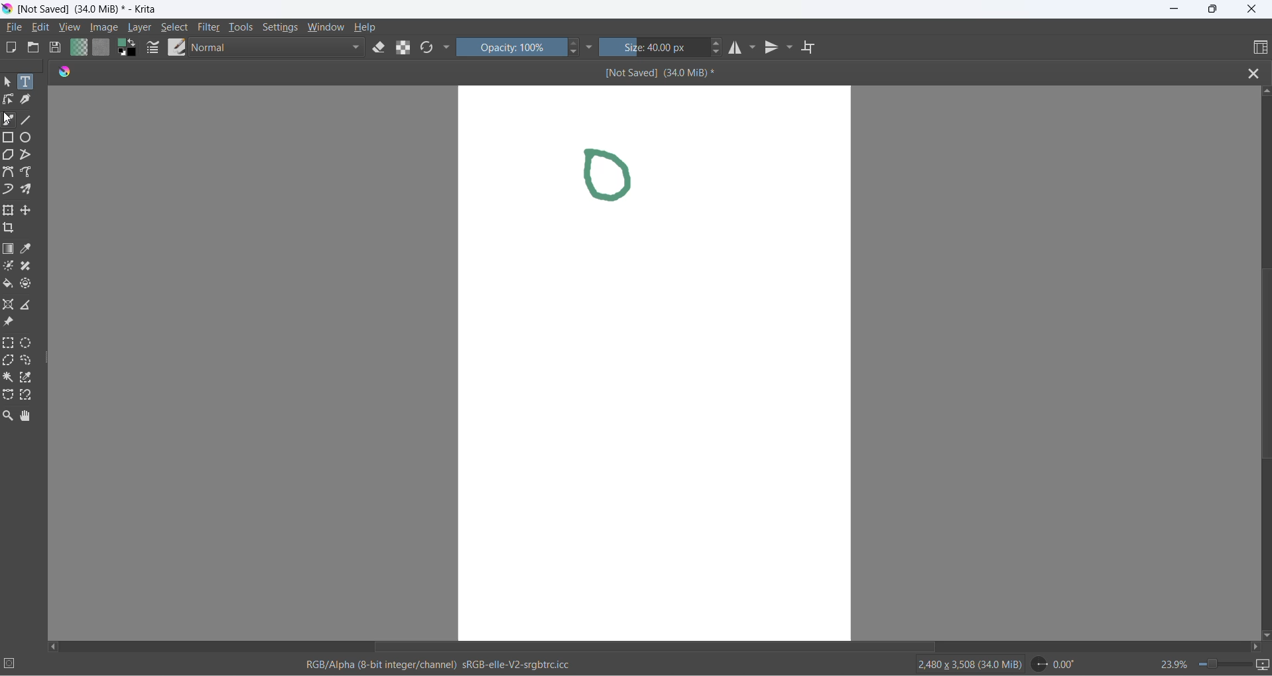 This screenshot has height=676, width=1272. Describe the element at coordinates (30, 154) in the screenshot. I see `polyline tool` at that location.